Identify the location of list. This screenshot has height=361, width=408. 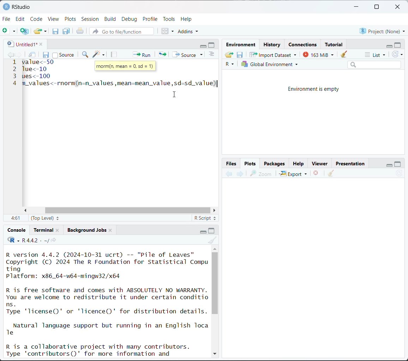
(376, 55).